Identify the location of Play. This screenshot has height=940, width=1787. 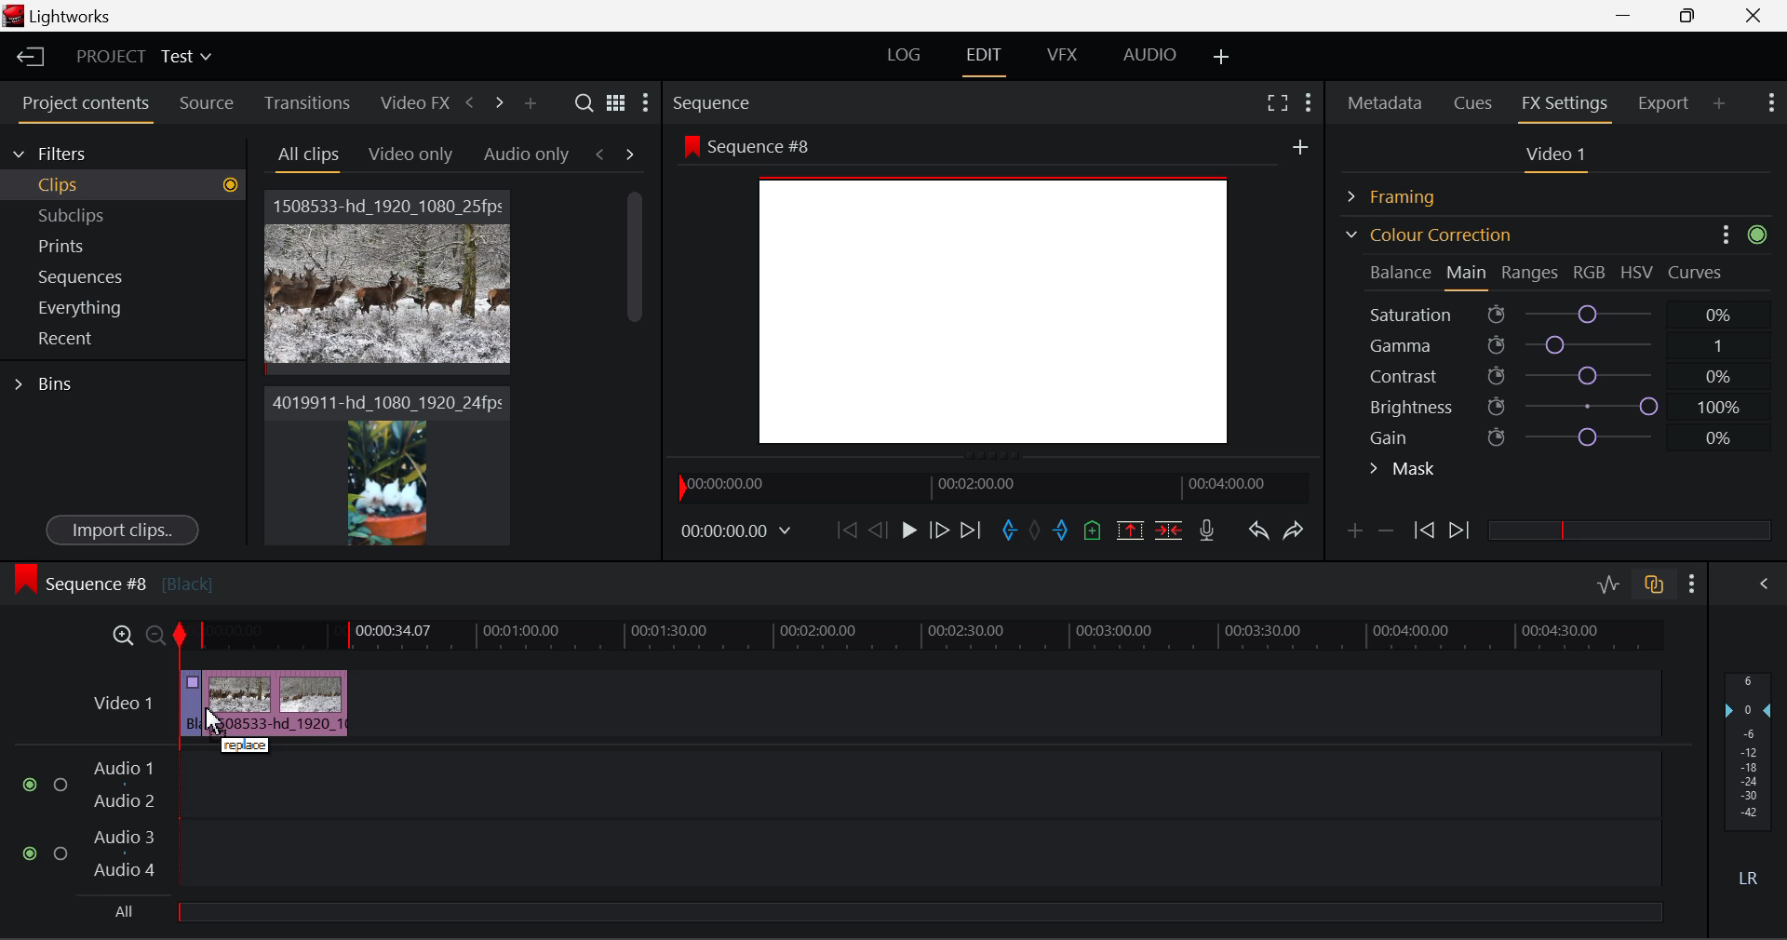
(907, 531).